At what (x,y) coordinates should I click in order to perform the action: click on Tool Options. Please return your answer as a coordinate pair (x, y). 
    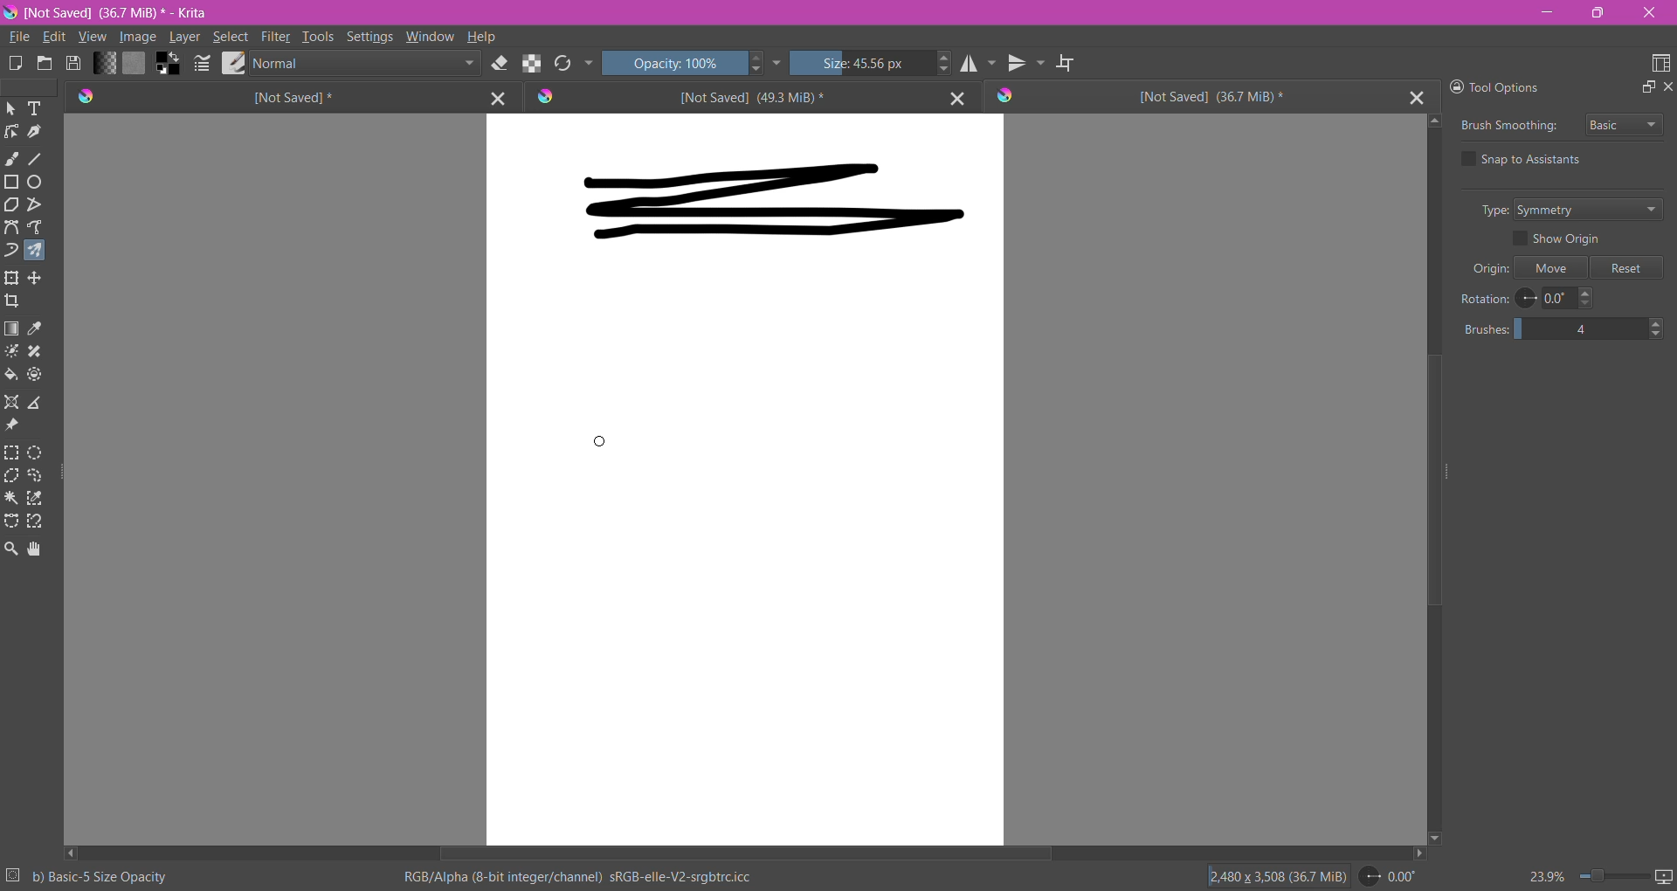
    Looking at the image, I should click on (1506, 86).